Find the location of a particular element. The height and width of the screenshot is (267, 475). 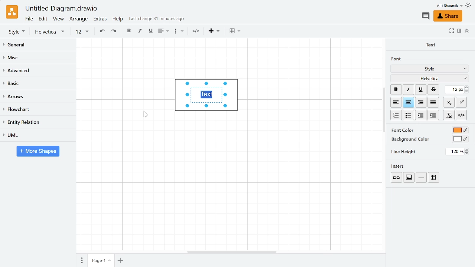

undo is located at coordinates (101, 32).